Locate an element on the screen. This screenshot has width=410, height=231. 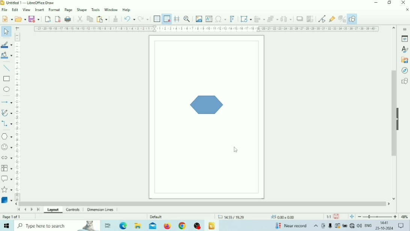
Select at least three objects to distribute is located at coordinates (286, 19).